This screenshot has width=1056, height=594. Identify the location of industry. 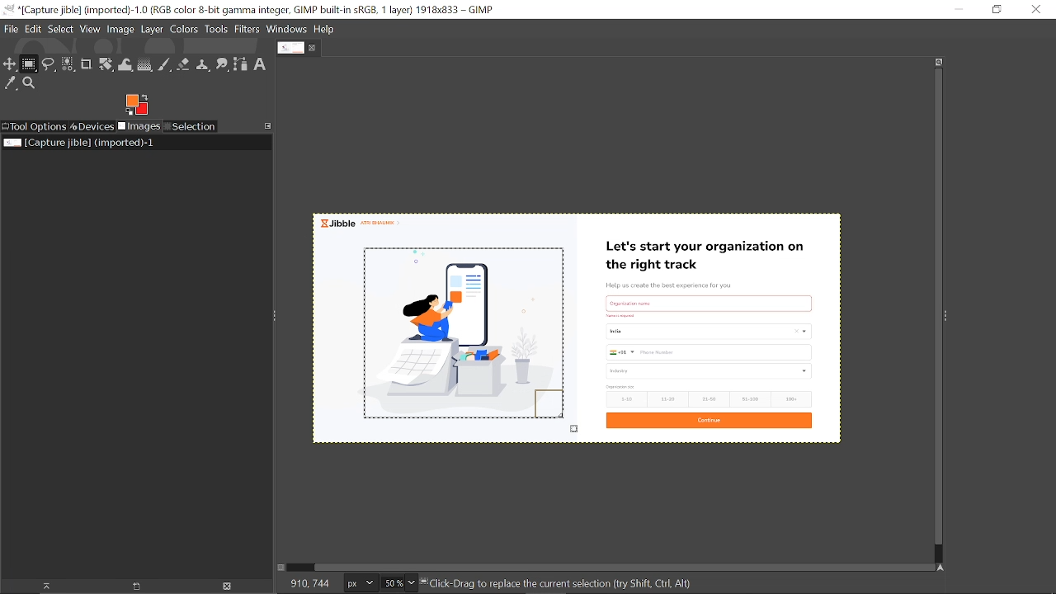
(710, 371).